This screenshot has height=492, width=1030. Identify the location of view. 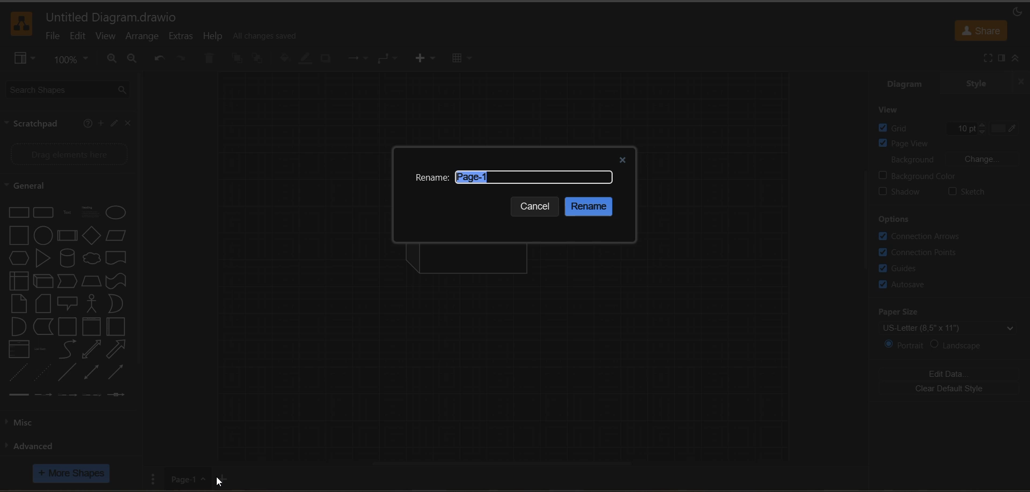
(25, 60).